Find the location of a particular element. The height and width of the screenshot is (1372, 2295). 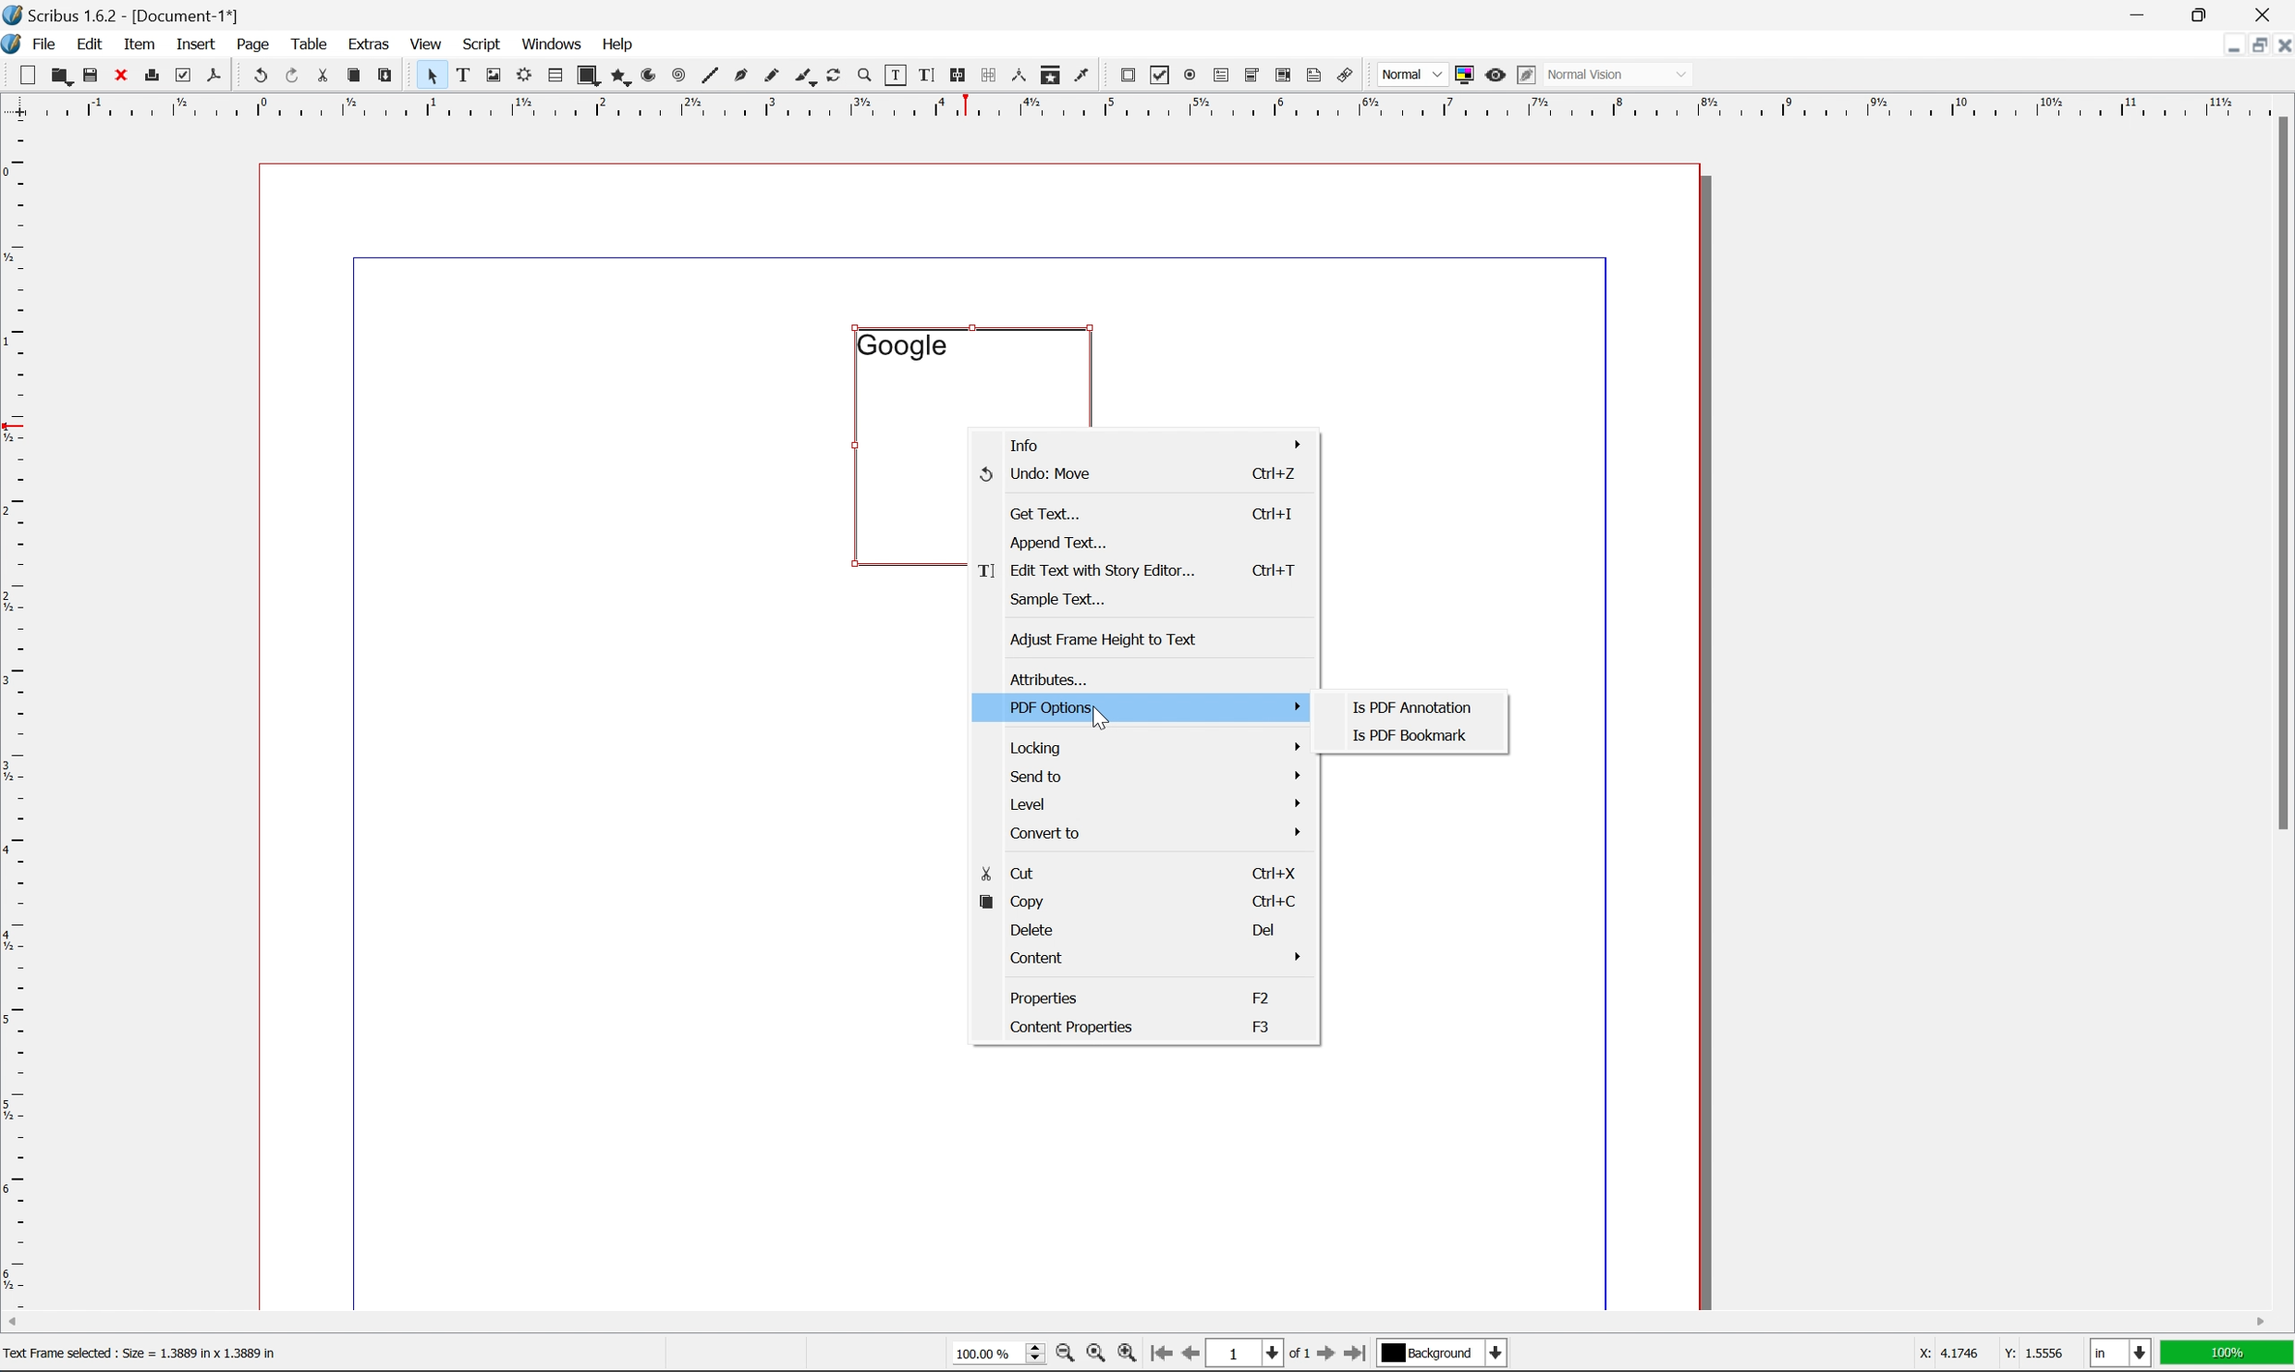

content is located at coordinates (1162, 960).